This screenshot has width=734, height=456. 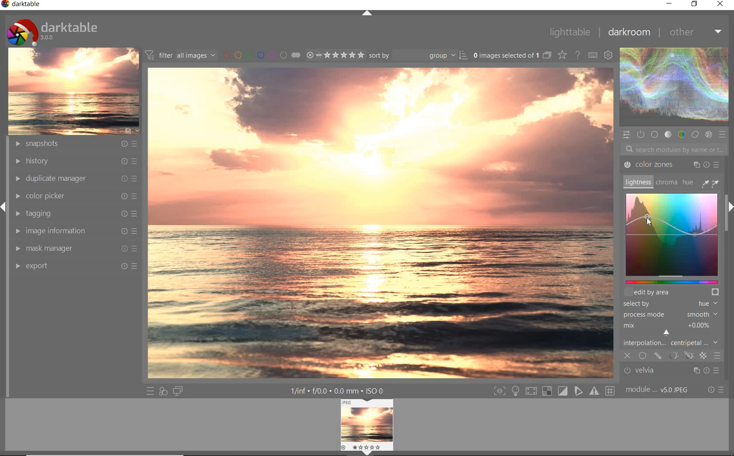 I want to click on darktable, so click(x=22, y=5).